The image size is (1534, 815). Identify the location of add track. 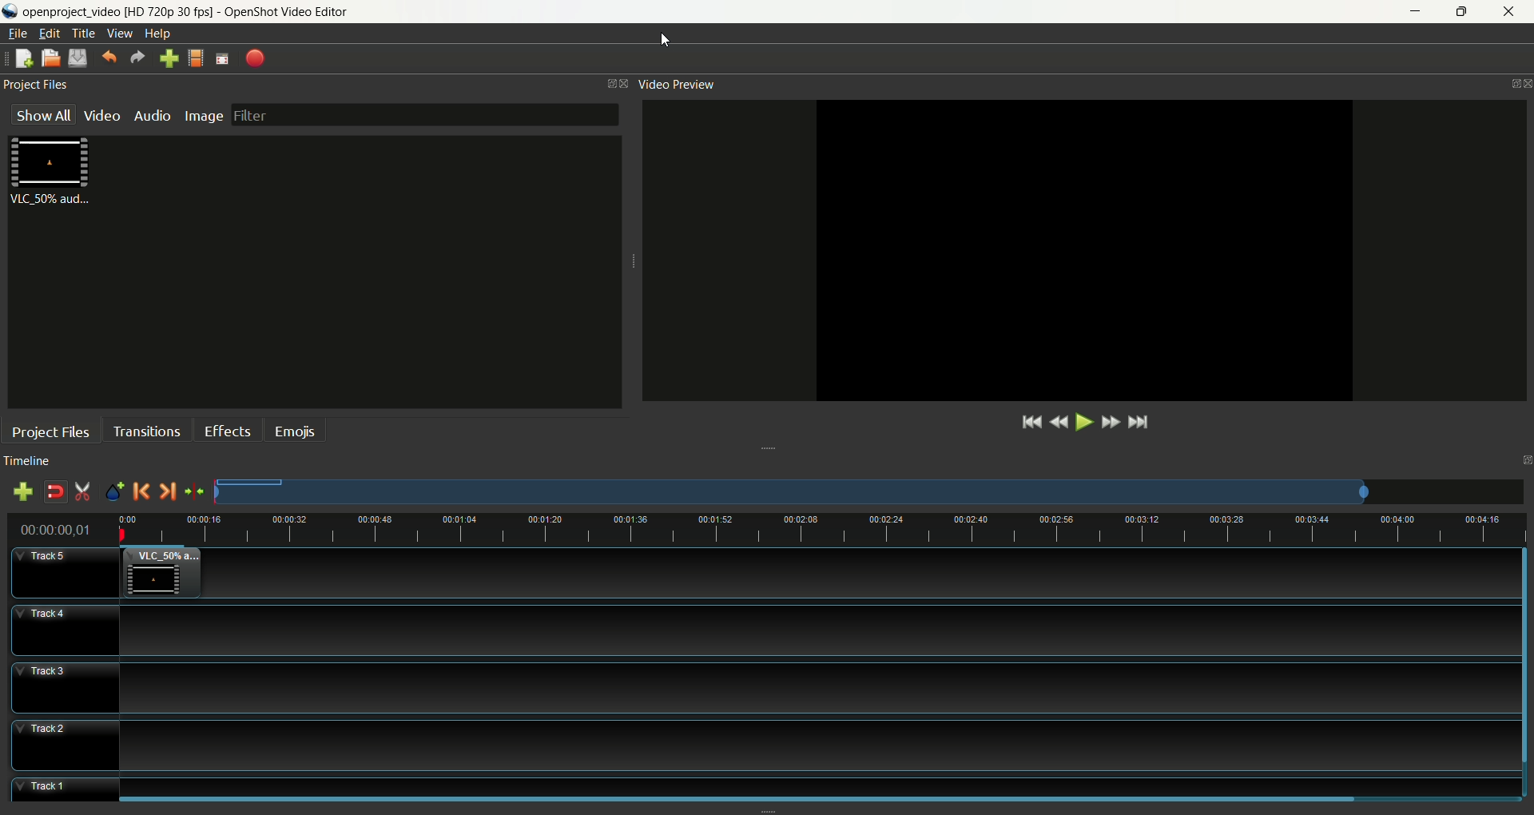
(25, 490).